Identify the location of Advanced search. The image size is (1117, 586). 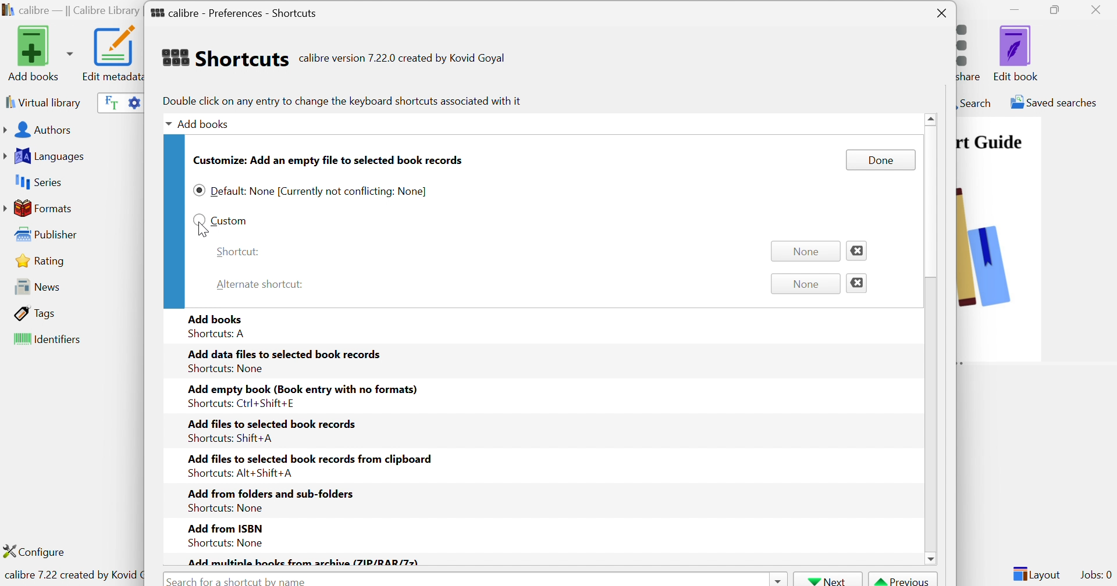
(133, 101).